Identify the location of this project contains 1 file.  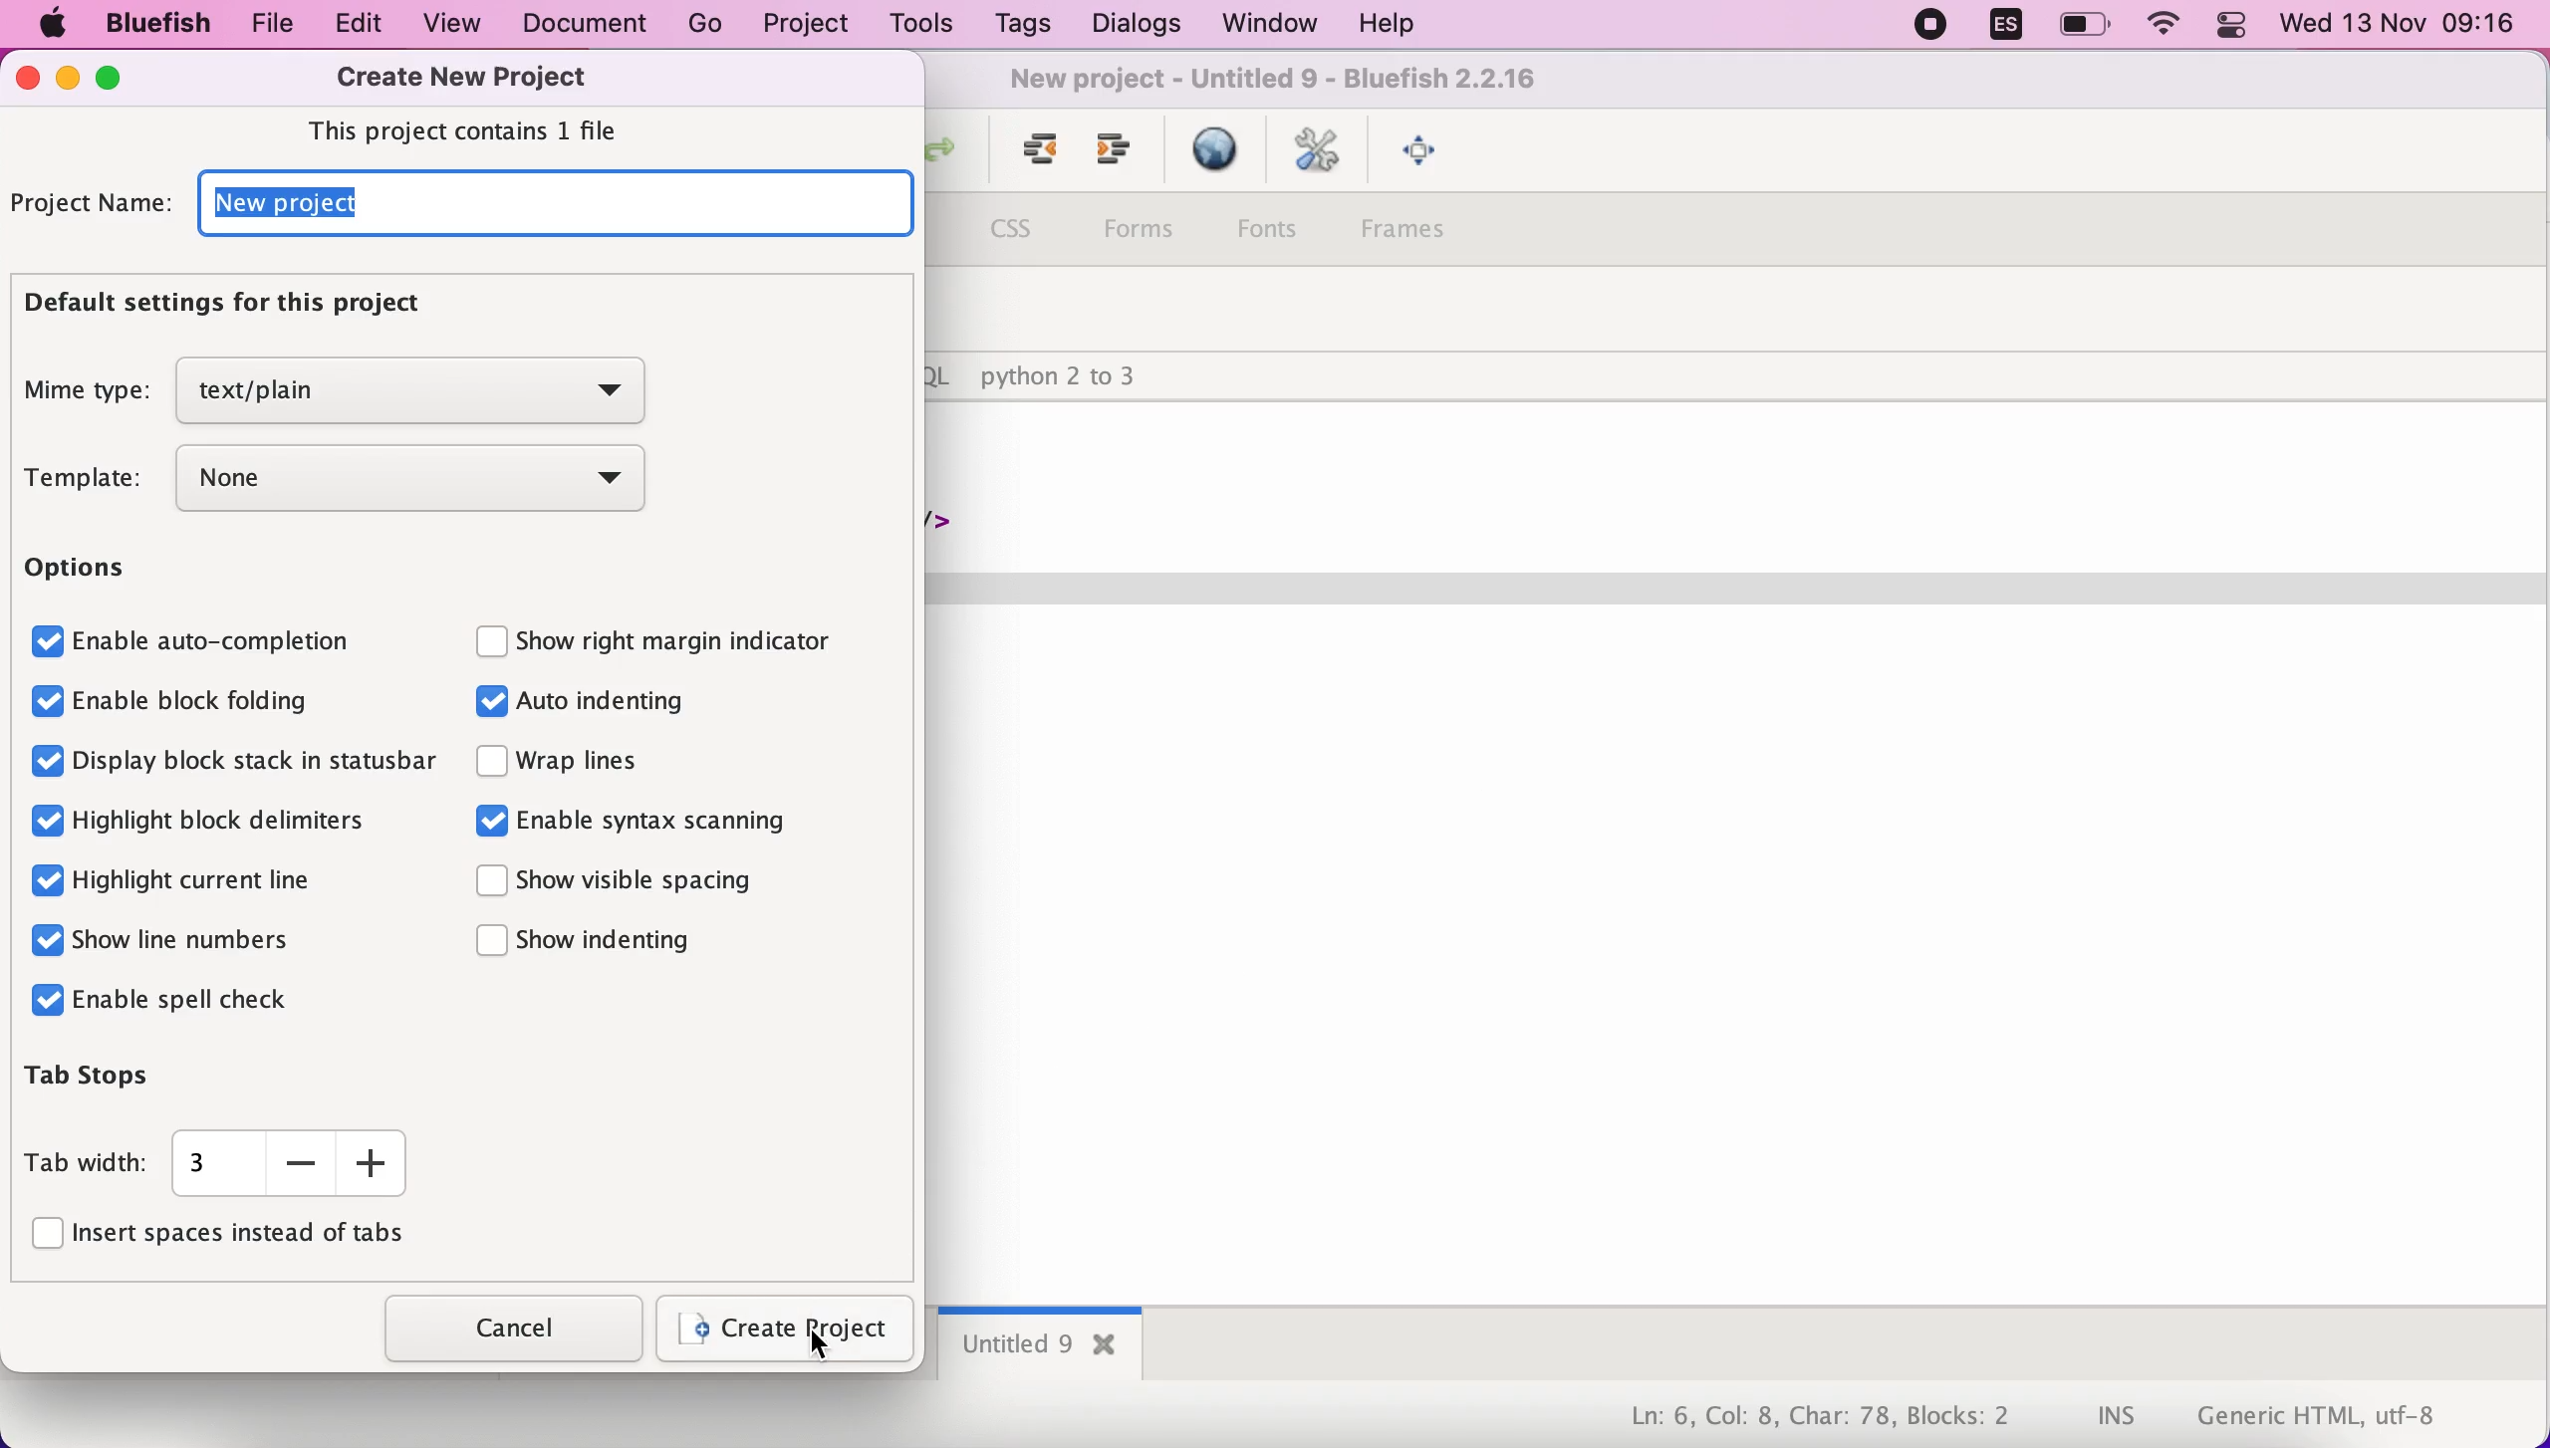
(476, 129).